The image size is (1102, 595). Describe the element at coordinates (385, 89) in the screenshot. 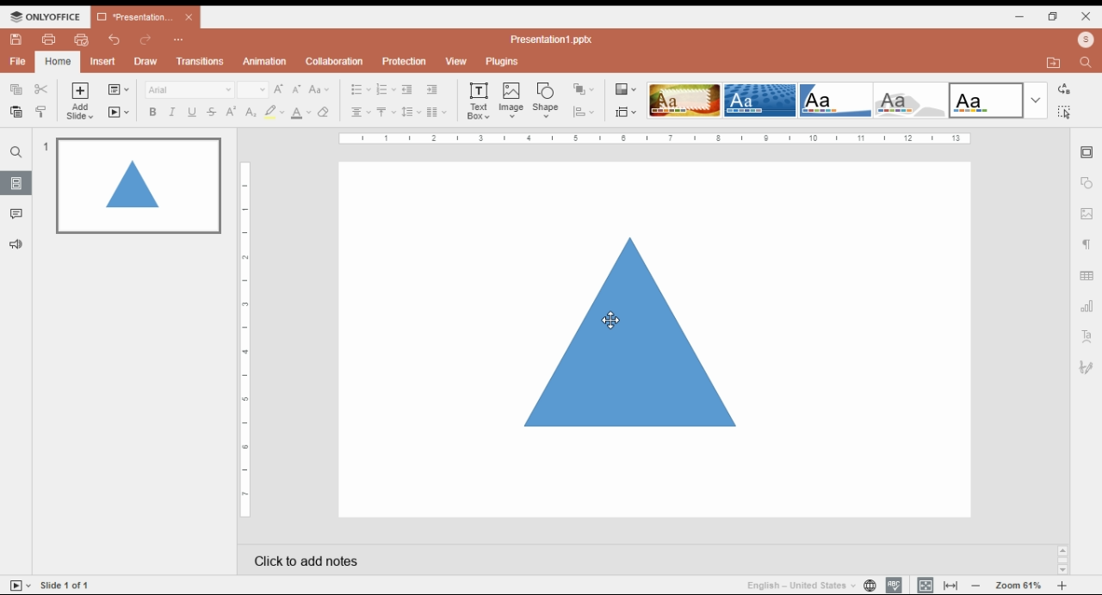

I see `numbering` at that location.